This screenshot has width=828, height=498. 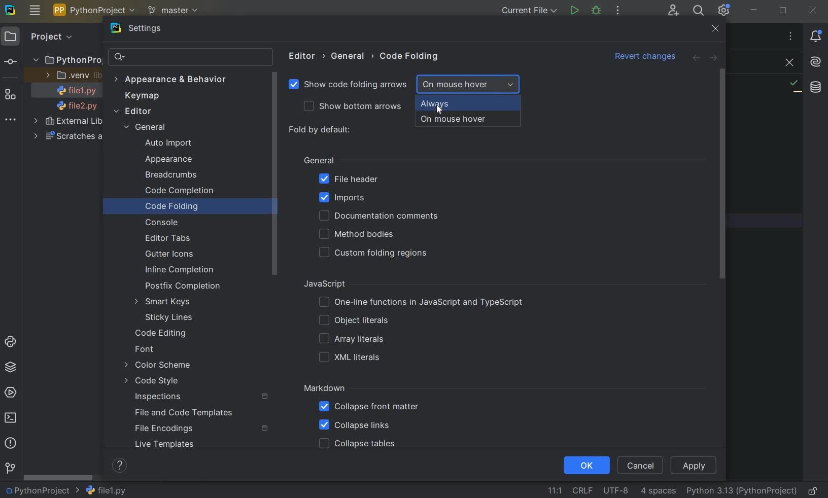 What do you see at coordinates (377, 216) in the screenshot?
I see `DOCUMENTATION COMMENTS` at bounding box center [377, 216].